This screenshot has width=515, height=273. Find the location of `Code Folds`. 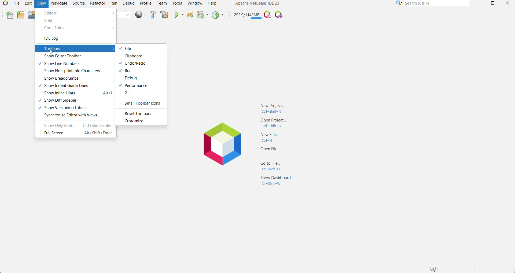

Code Folds is located at coordinates (55, 28).